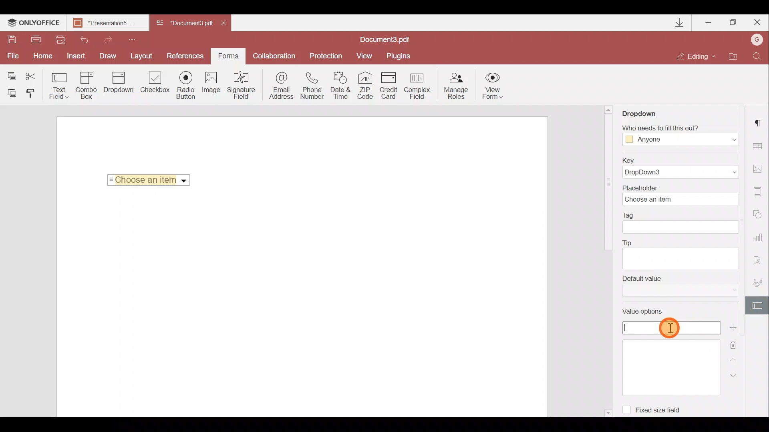 The image size is (769, 432). Describe the element at coordinates (757, 280) in the screenshot. I see `Signature settings` at that location.